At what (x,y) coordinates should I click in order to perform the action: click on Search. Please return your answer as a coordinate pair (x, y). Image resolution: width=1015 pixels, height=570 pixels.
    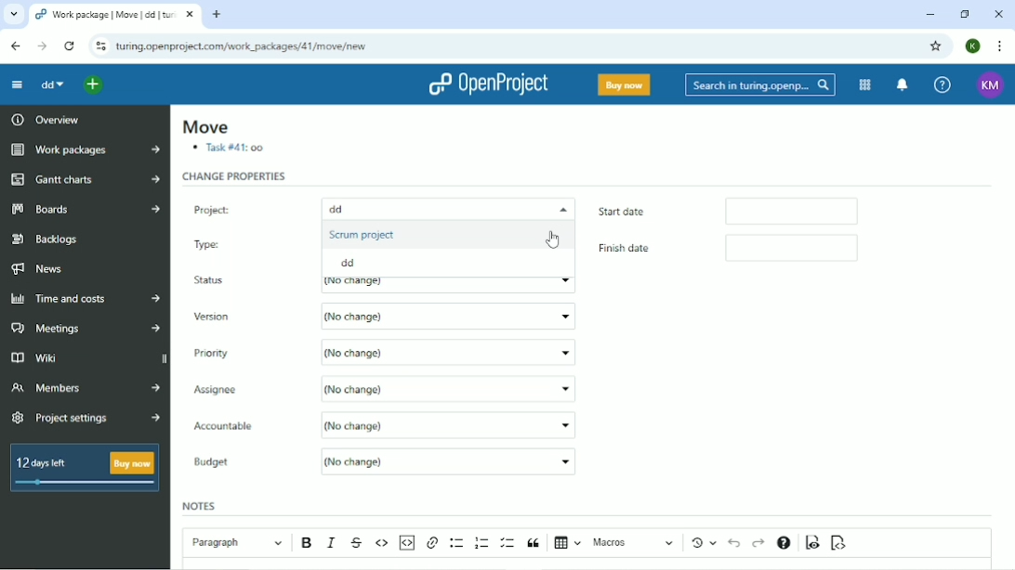
    Looking at the image, I should click on (760, 85).